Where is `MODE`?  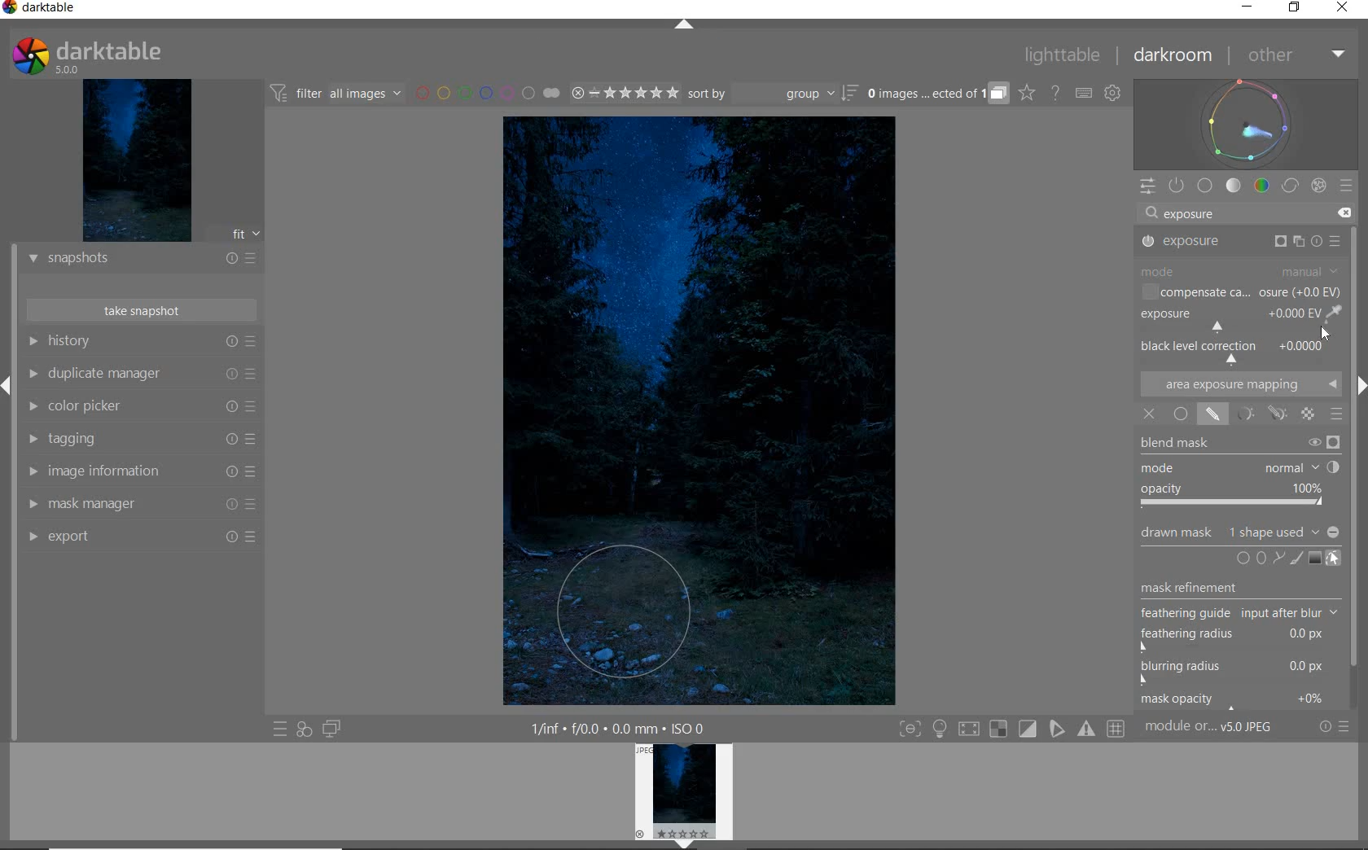
MODE is located at coordinates (1240, 274).